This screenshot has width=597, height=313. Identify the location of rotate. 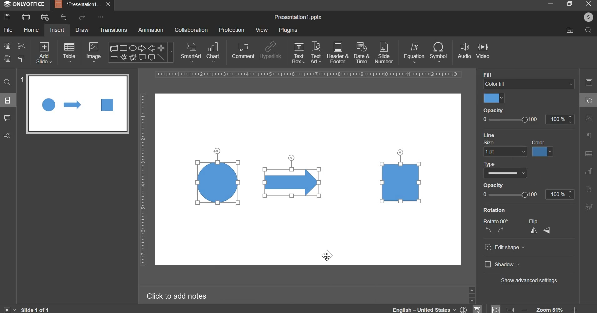
(399, 151).